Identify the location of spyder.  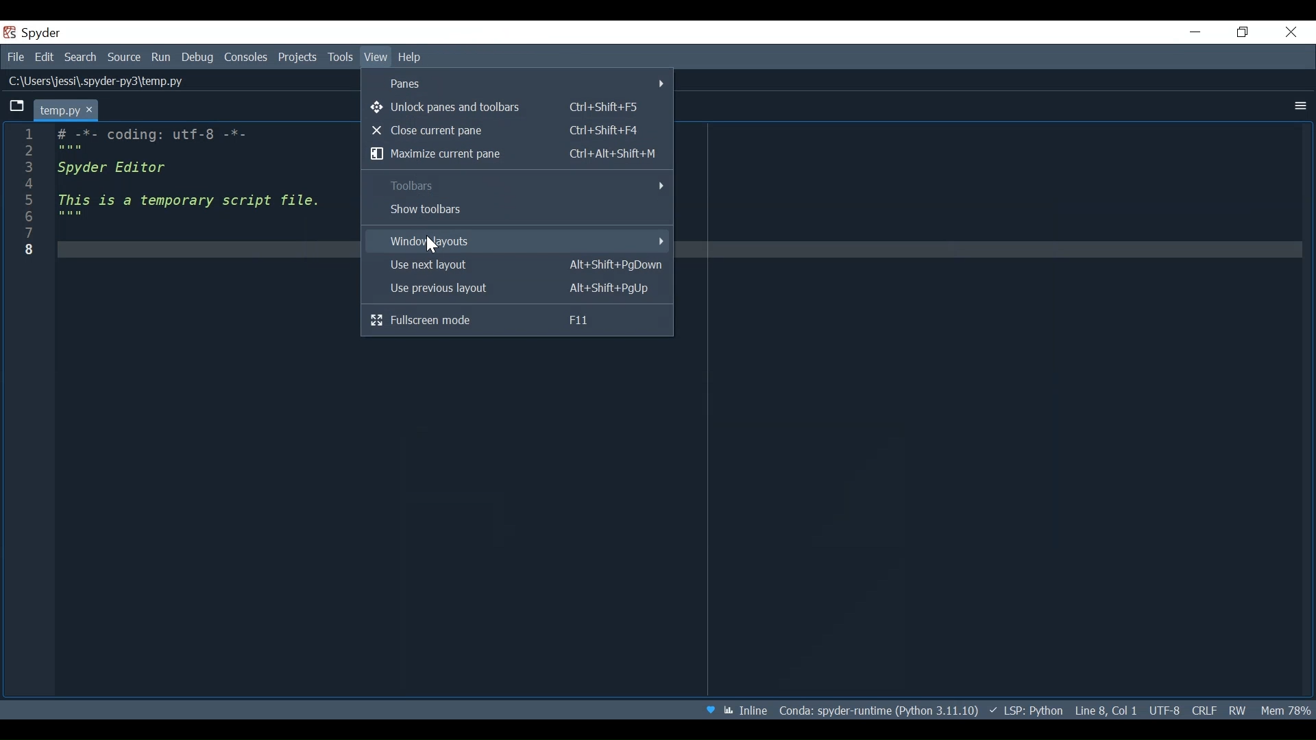
(49, 33).